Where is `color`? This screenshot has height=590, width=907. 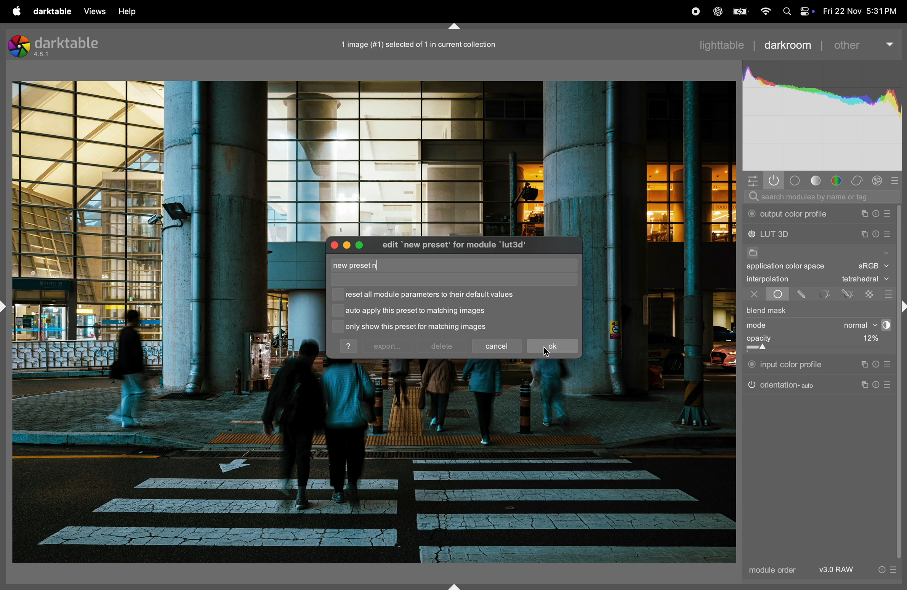 color is located at coordinates (839, 181).